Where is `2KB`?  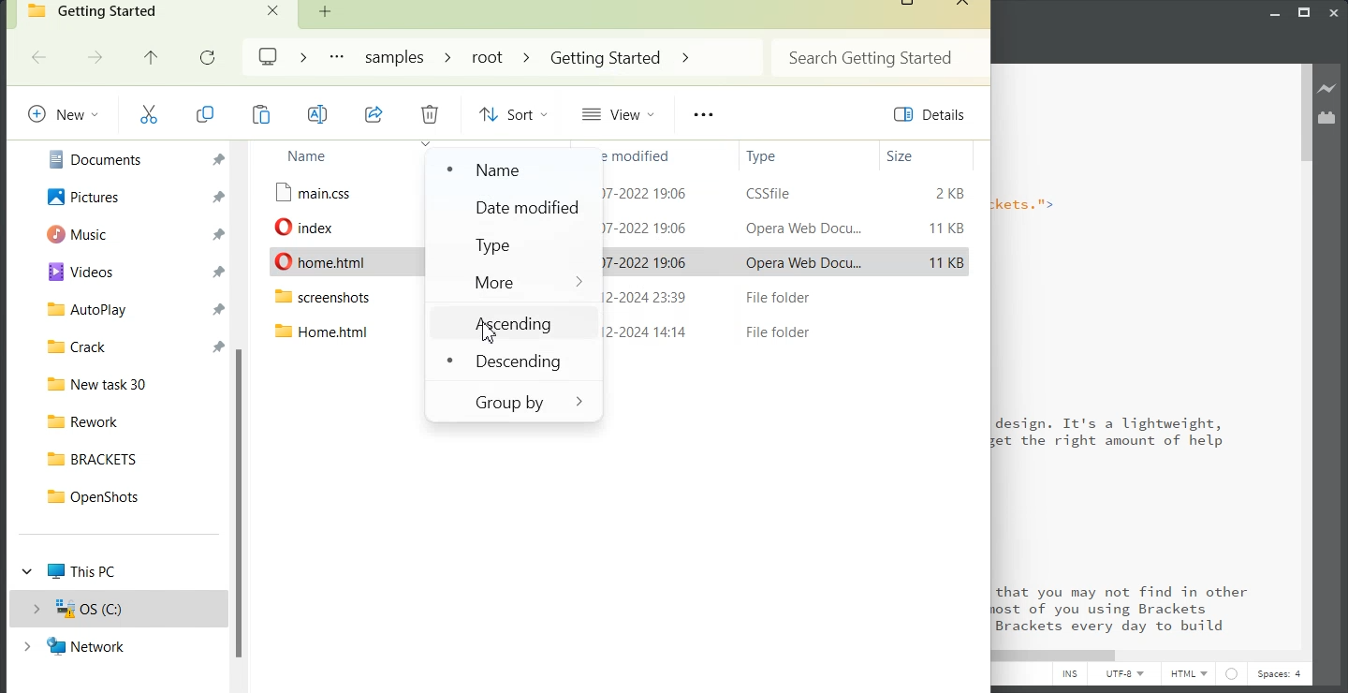
2KB is located at coordinates (946, 193).